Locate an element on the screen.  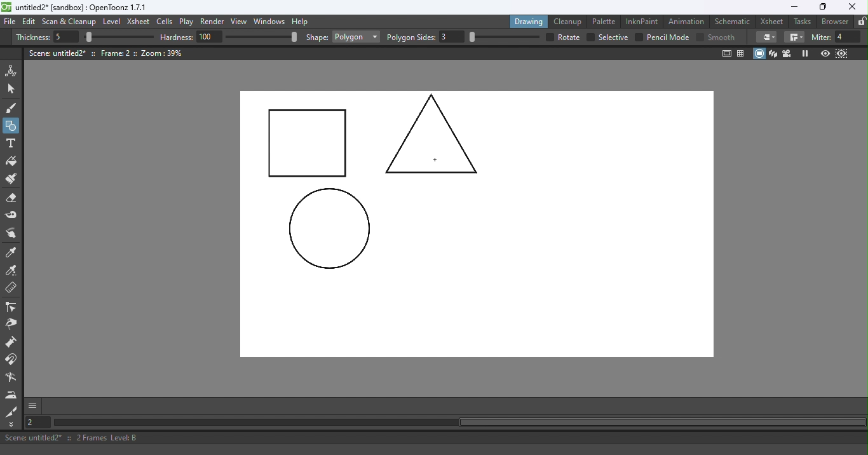
miter is located at coordinates (820, 37).